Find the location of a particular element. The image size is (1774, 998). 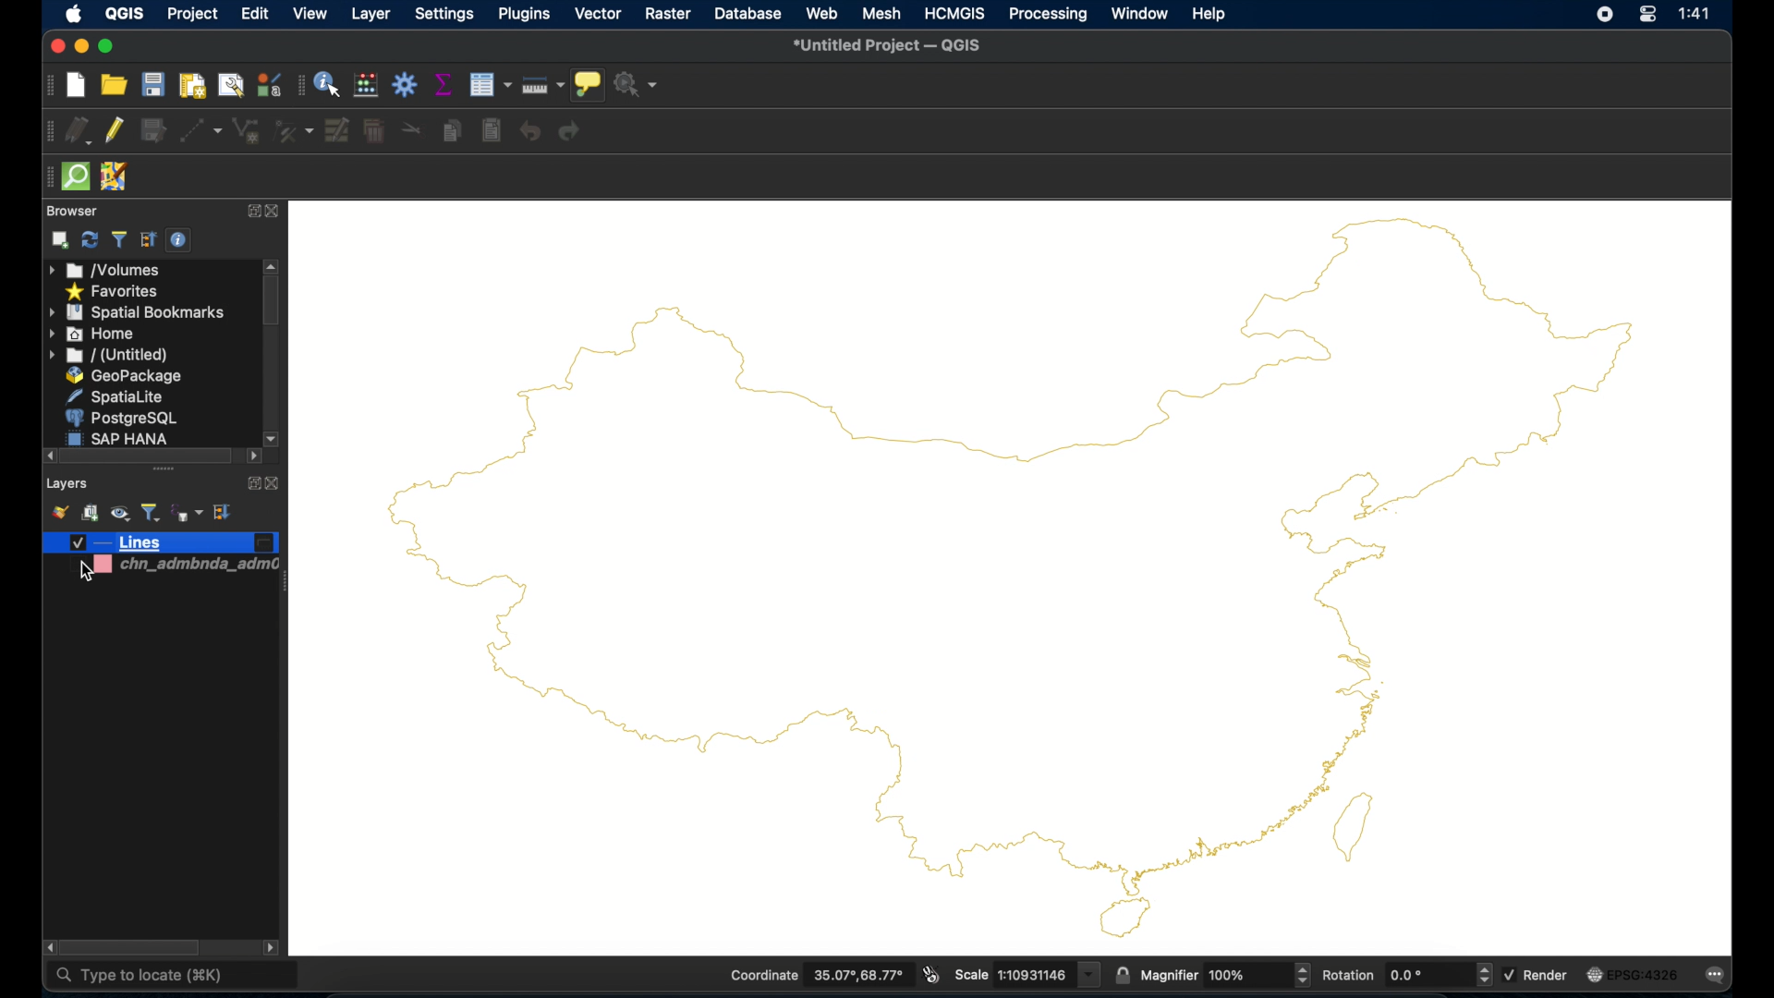

measure line is located at coordinates (543, 81).